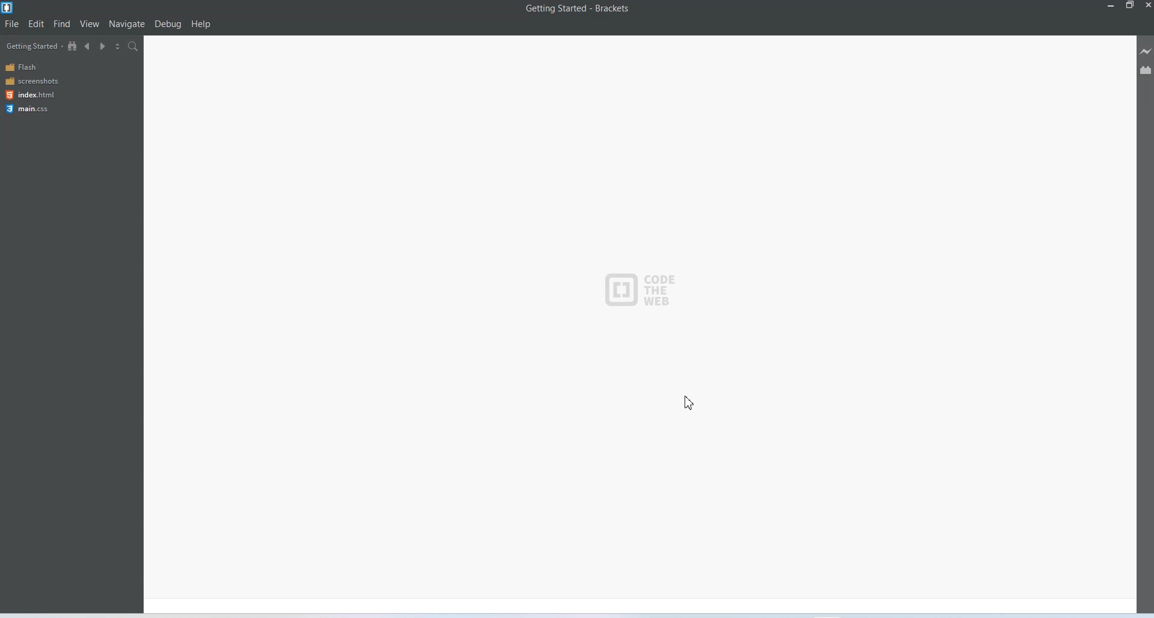 This screenshot has height=618, width=1154. Describe the element at coordinates (103, 46) in the screenshot. I see `Navigate forward` at that location.